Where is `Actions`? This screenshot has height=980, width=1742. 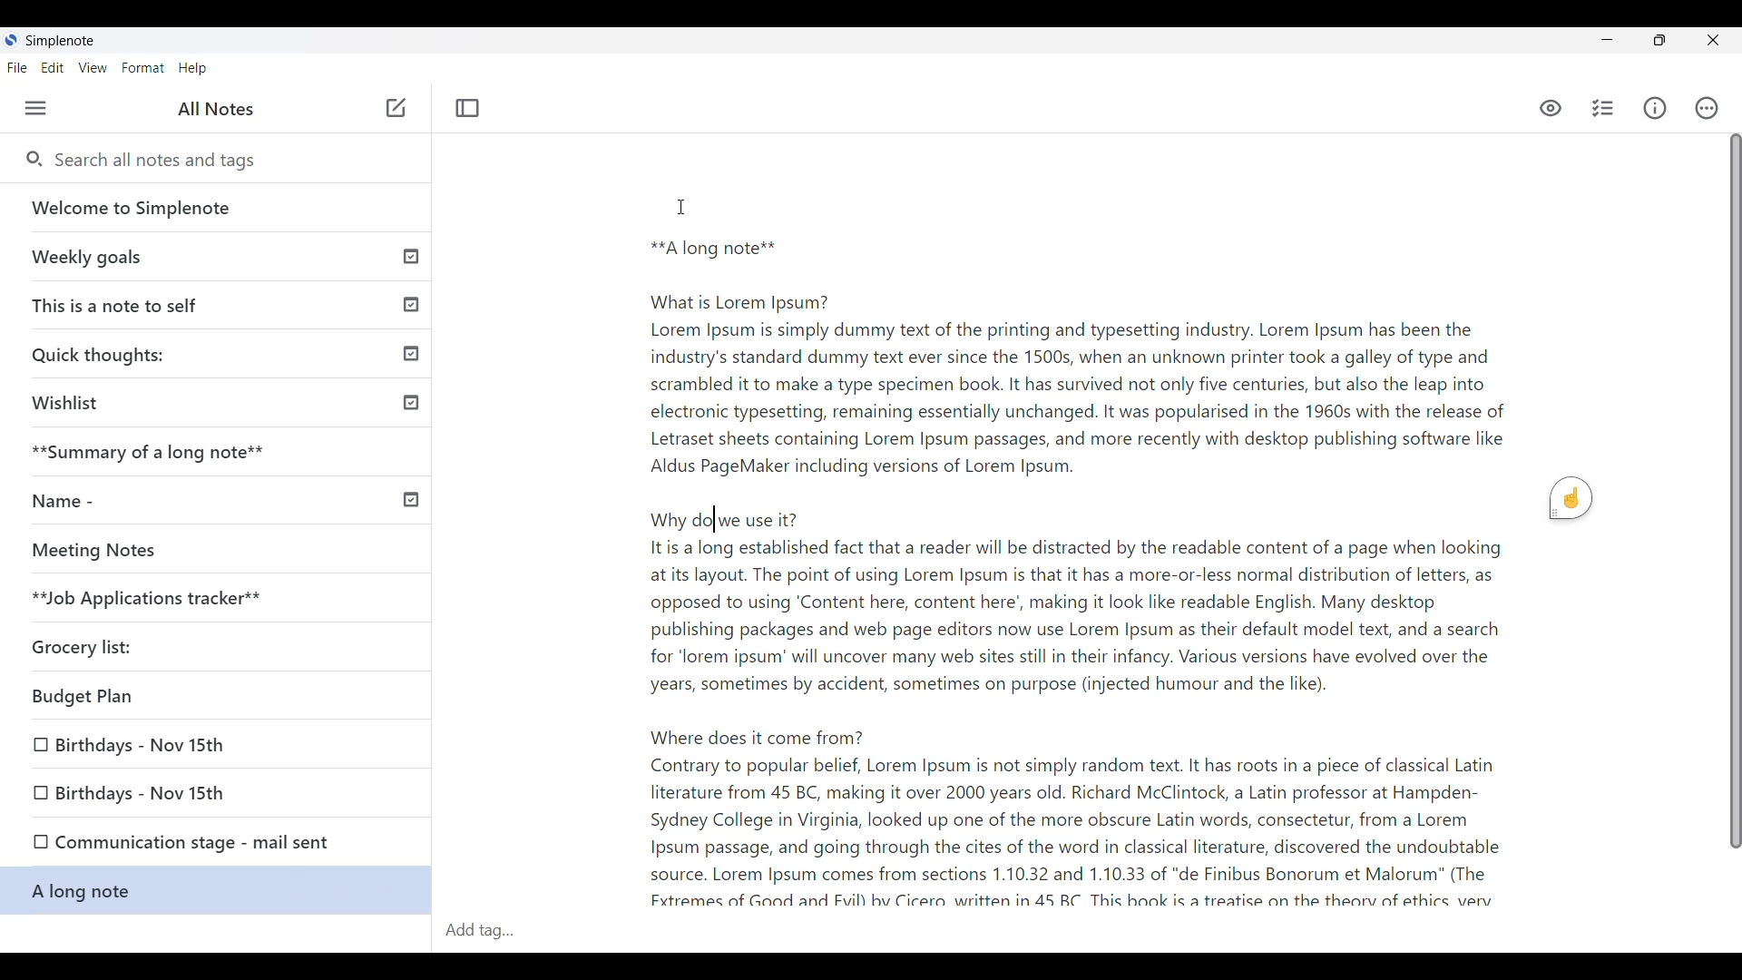
Actions is located at coordinates (1708, 108).